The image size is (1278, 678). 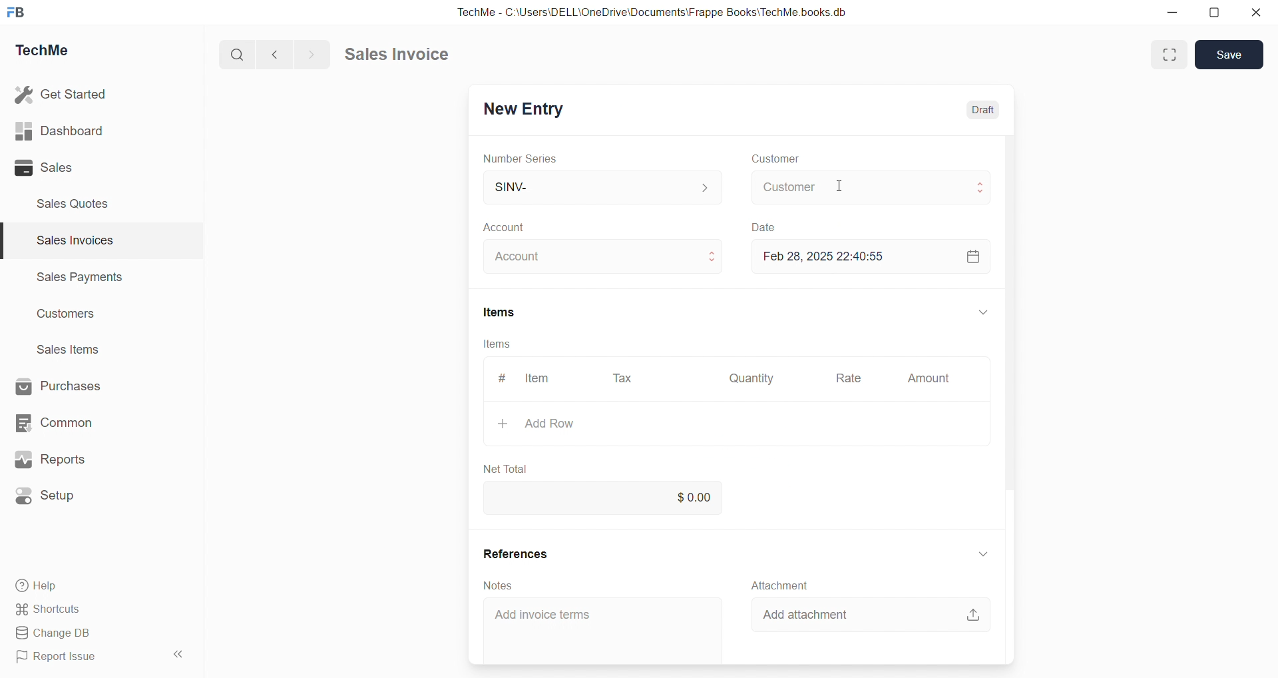 I want to click on Get Started, so click(x=62, y=94).